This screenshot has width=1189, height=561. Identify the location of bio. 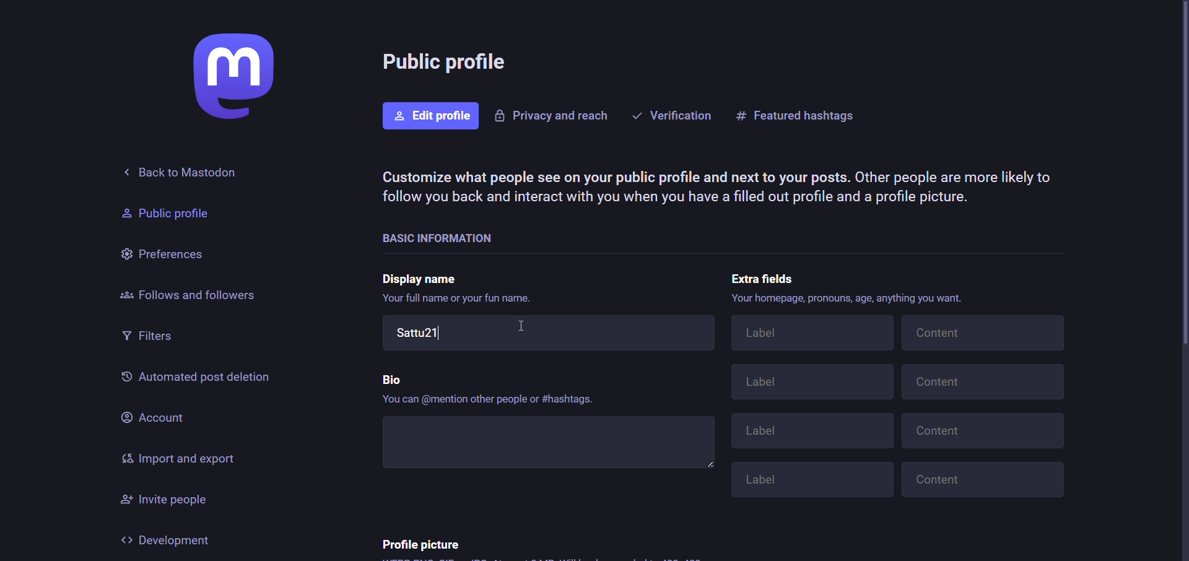
(391, 378).